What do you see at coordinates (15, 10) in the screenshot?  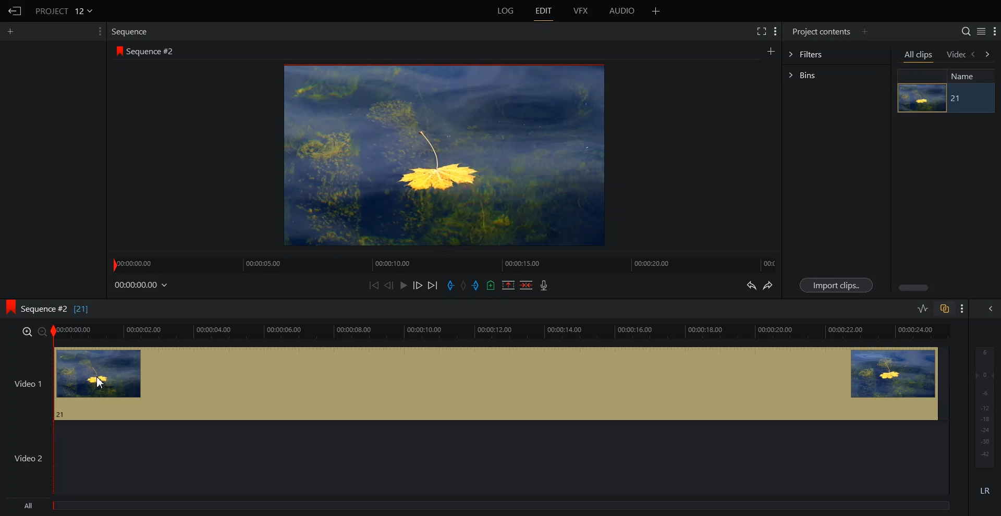 I see `Go Back` at bounding box center [15, 10].